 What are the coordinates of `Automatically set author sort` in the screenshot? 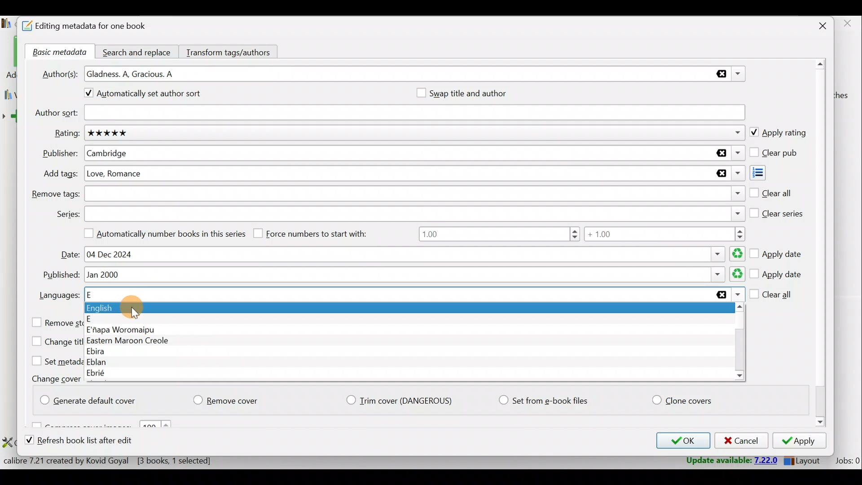 It's located at (150, 95).